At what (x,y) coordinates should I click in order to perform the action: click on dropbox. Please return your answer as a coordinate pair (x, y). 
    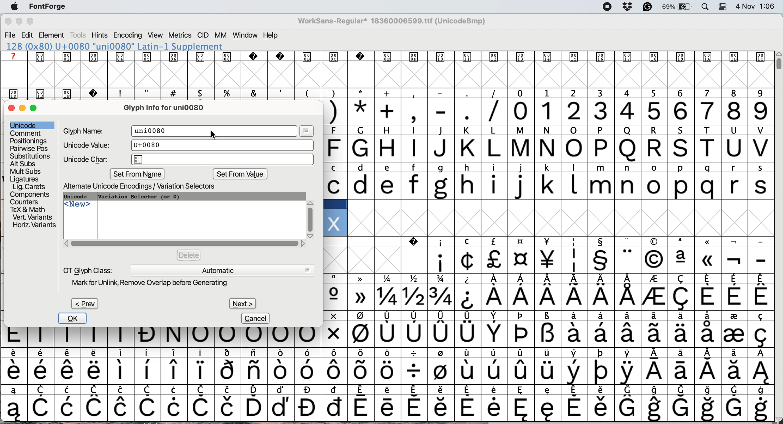
    Looking at the image, I should click on (627, 7).